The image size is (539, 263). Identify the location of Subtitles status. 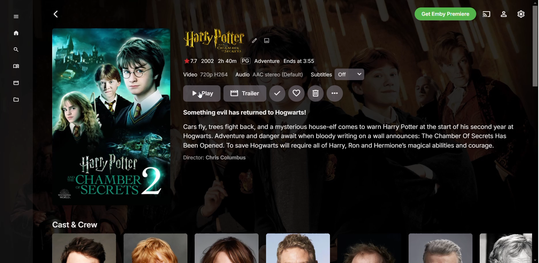
(336, 74).